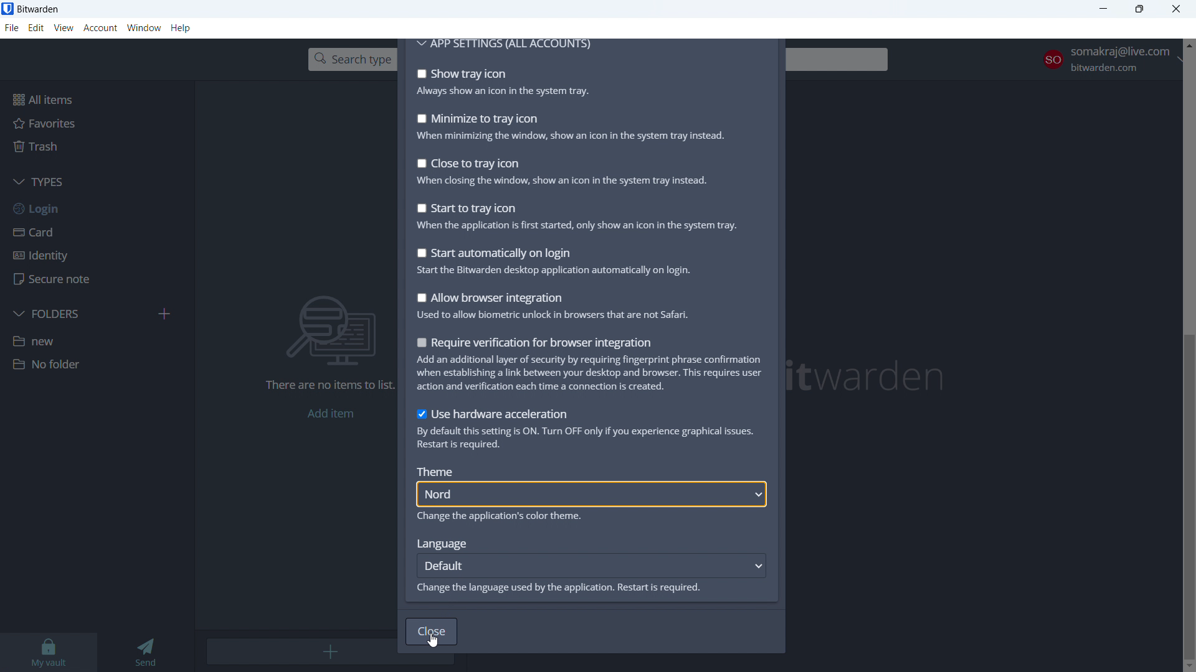 Image resolution: width=1196 pixels, height=672 pixels. I want to click on title, so click(39, 9).